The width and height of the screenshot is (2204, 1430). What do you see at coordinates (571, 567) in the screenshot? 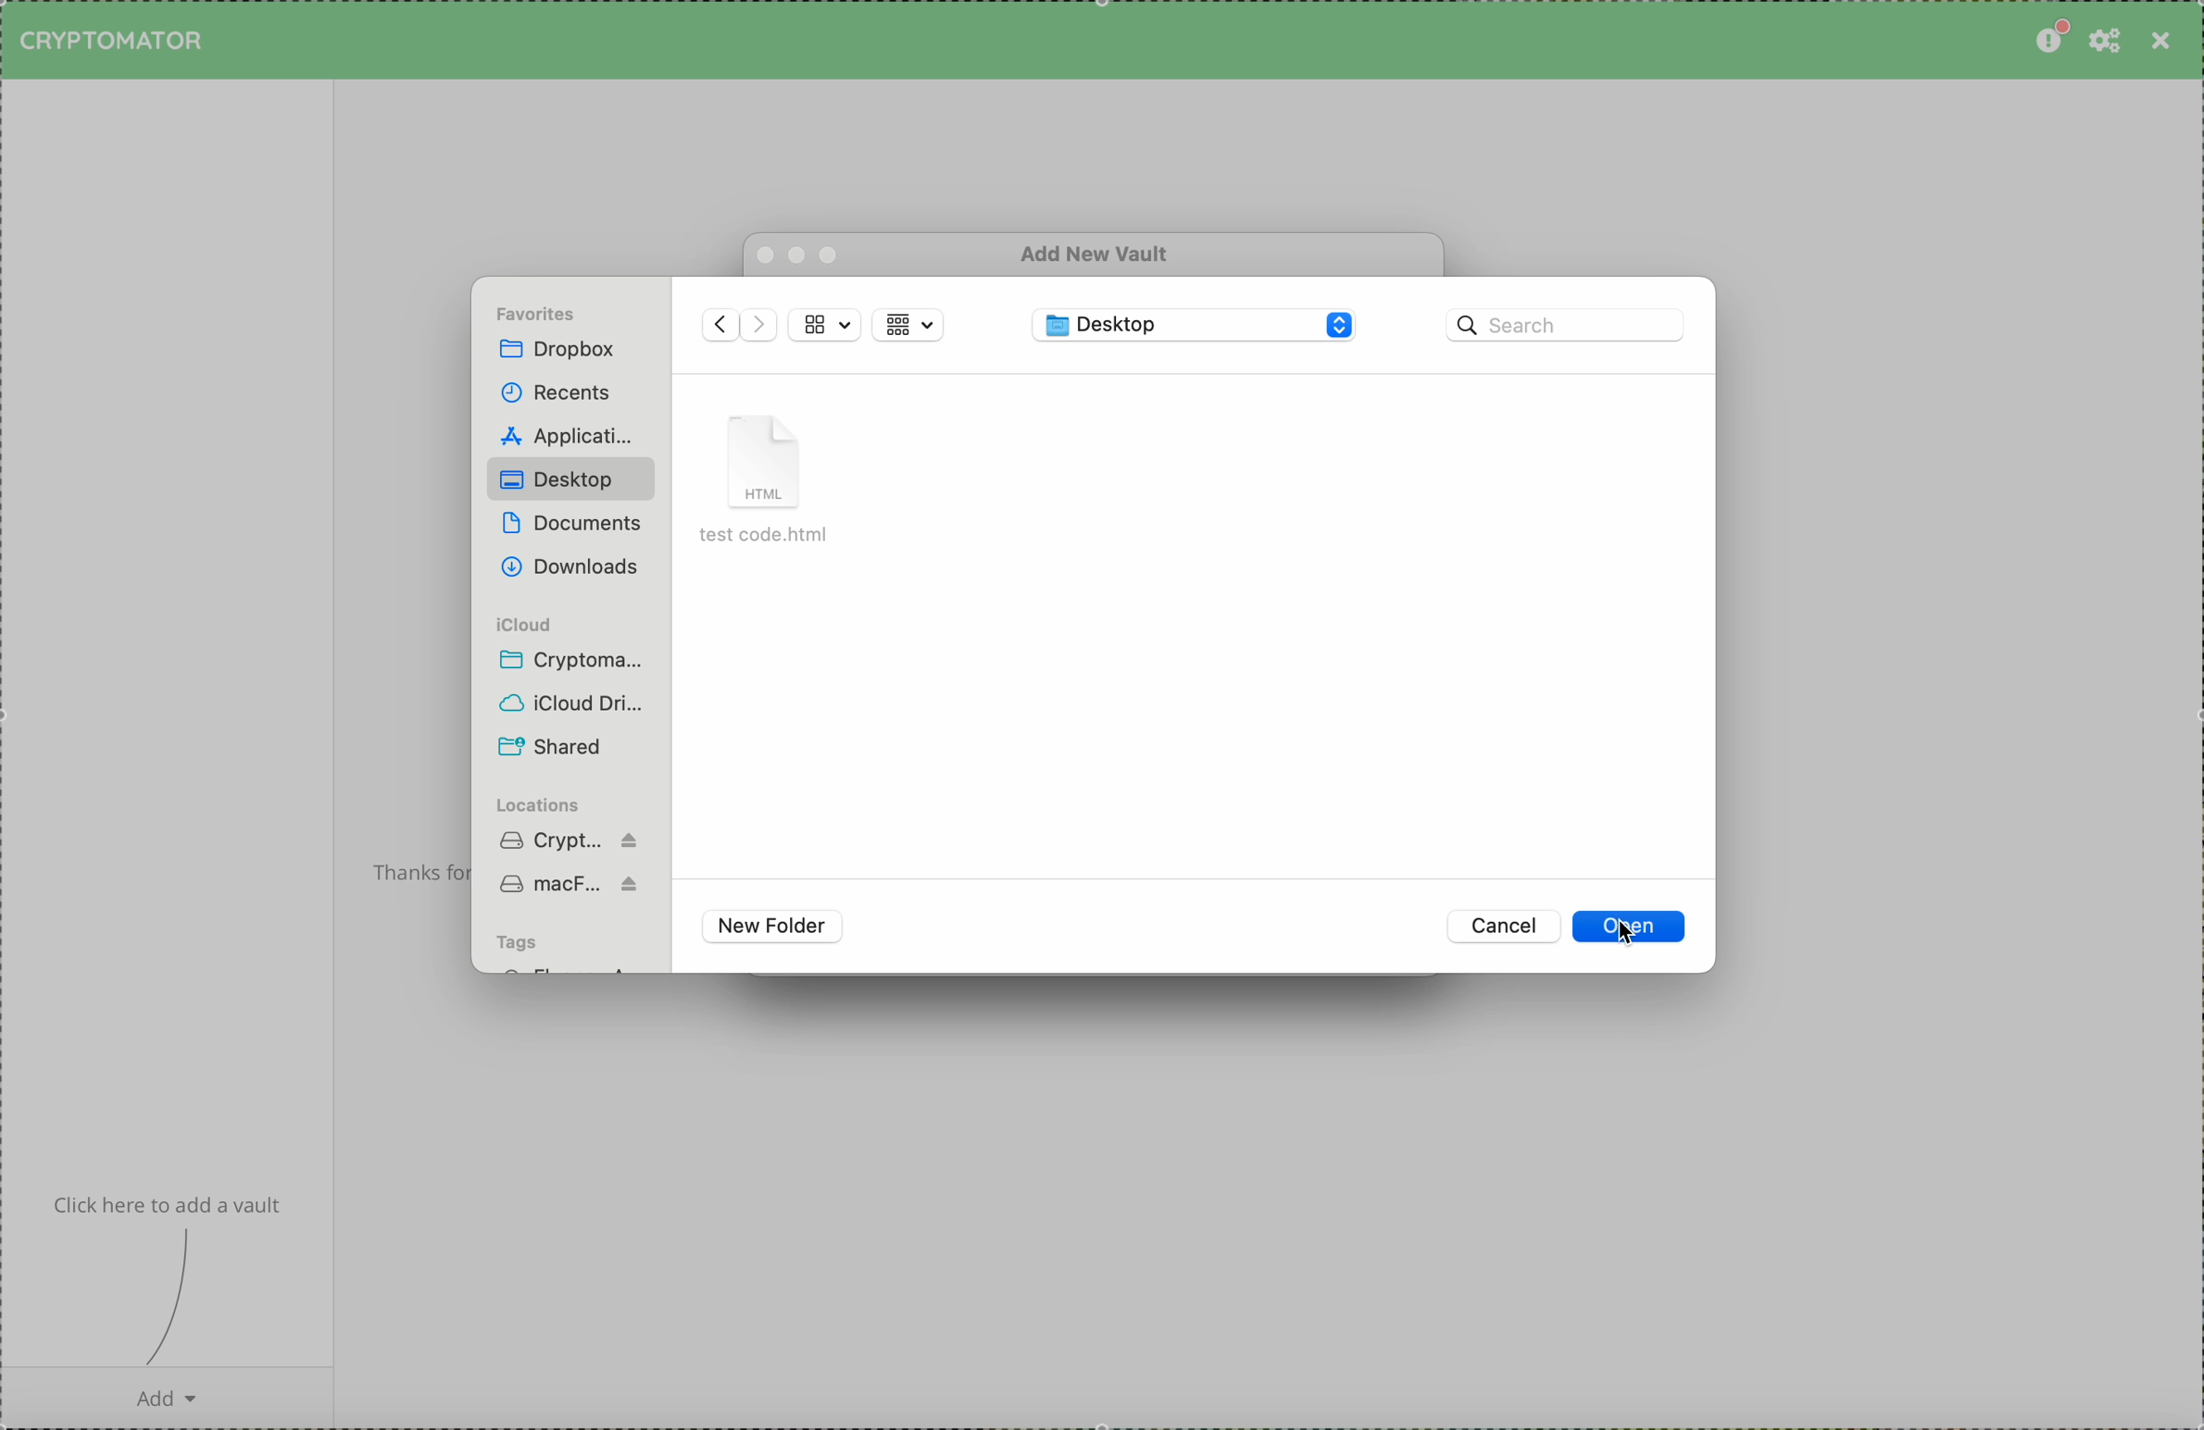
I see `downloads` at bounding box center [571, 567].